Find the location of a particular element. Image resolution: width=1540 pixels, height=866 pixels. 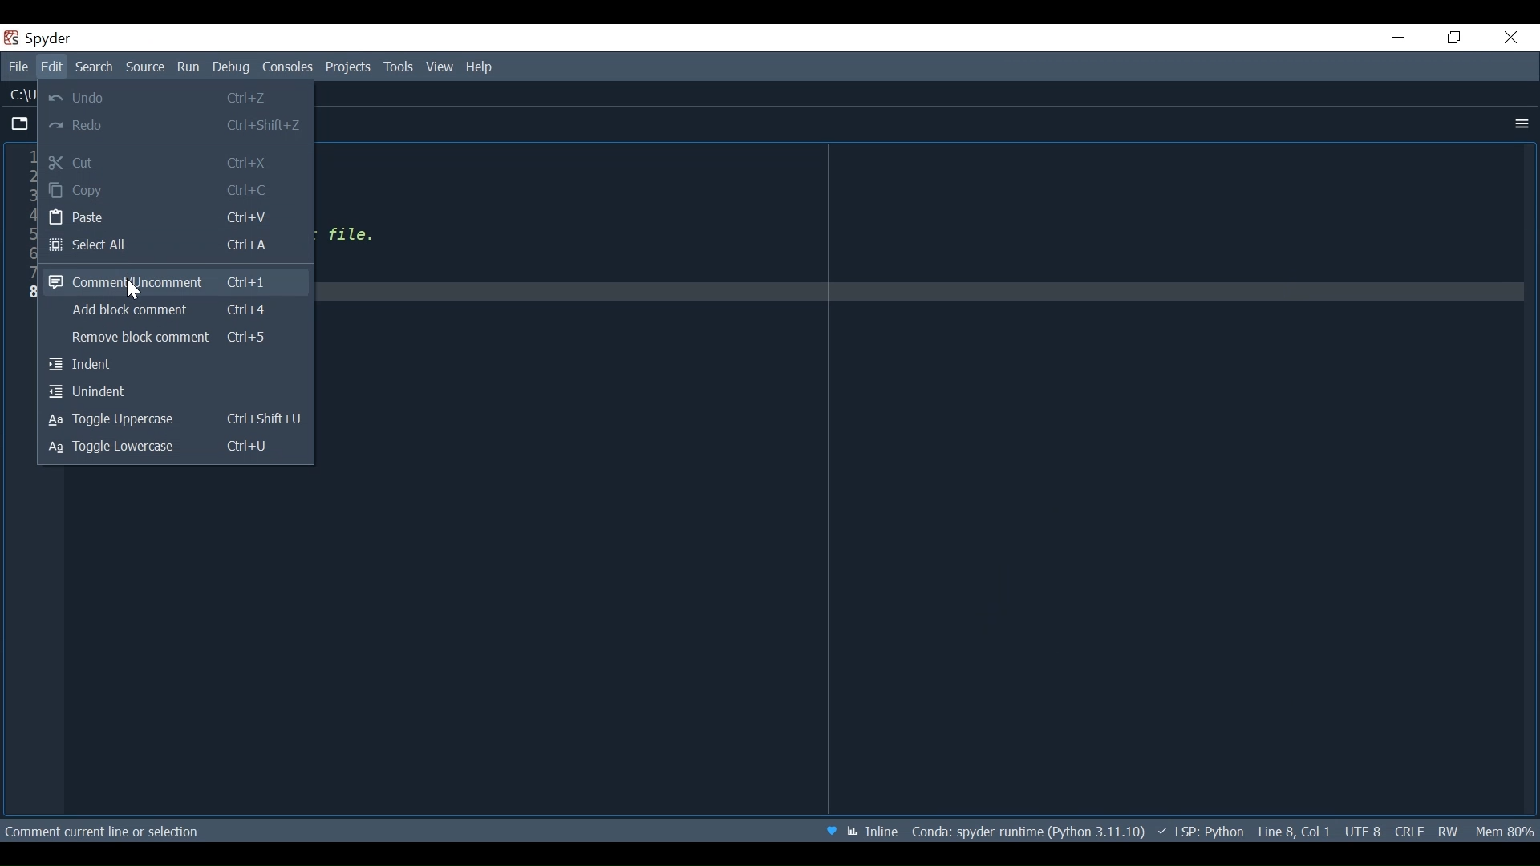

Remove block comment is located at coordinates (172, 340).